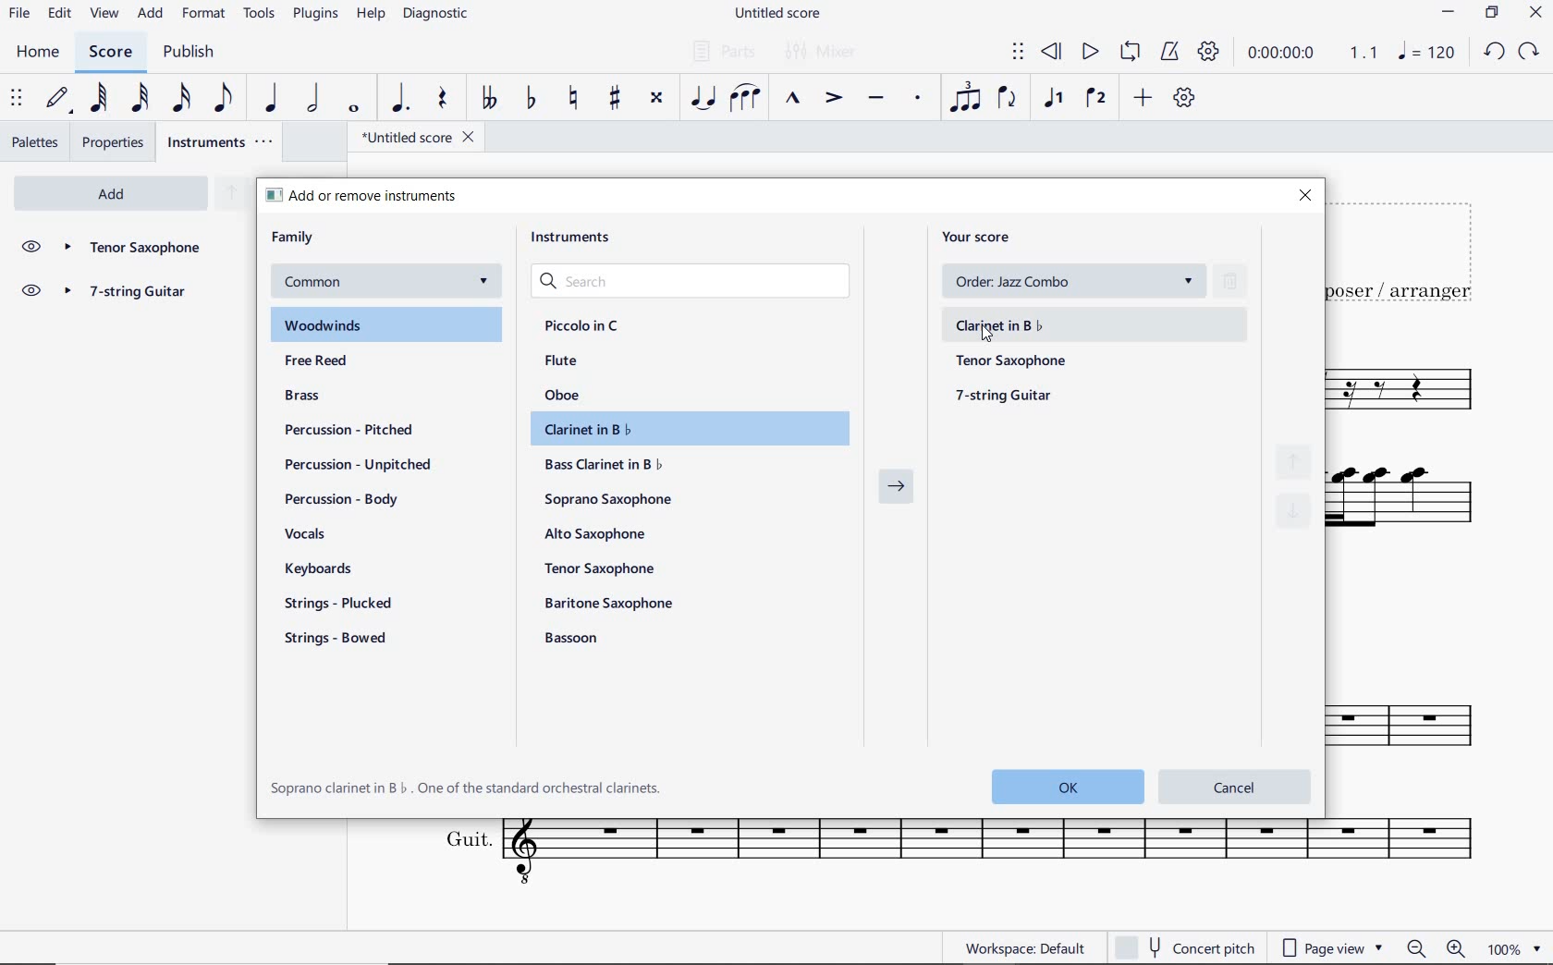 This screenshot has width=1553, height=965. I want to click on TITLE, so click(1410, 250).